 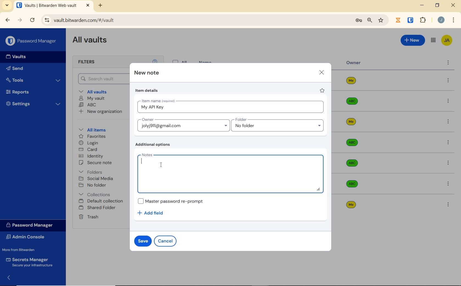 I want to click on Search Vault, so click(x=103, y=78).